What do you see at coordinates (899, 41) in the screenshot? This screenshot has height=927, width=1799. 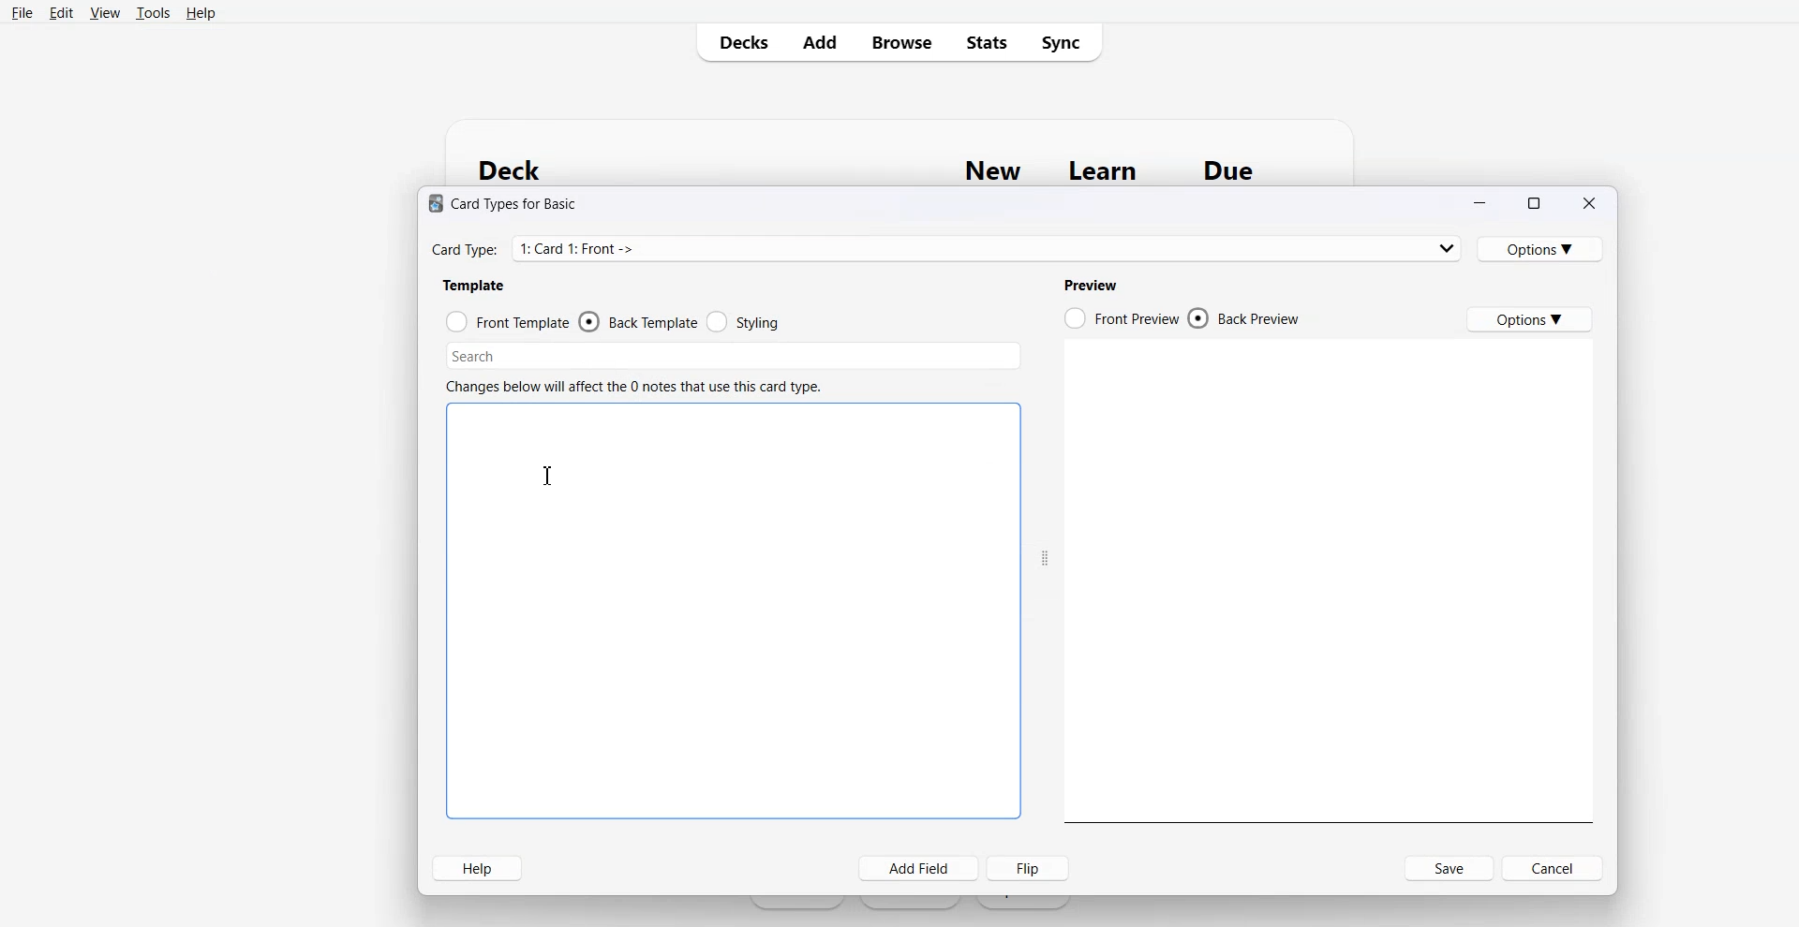 I see `Browse` at bounding box center [899, 41].